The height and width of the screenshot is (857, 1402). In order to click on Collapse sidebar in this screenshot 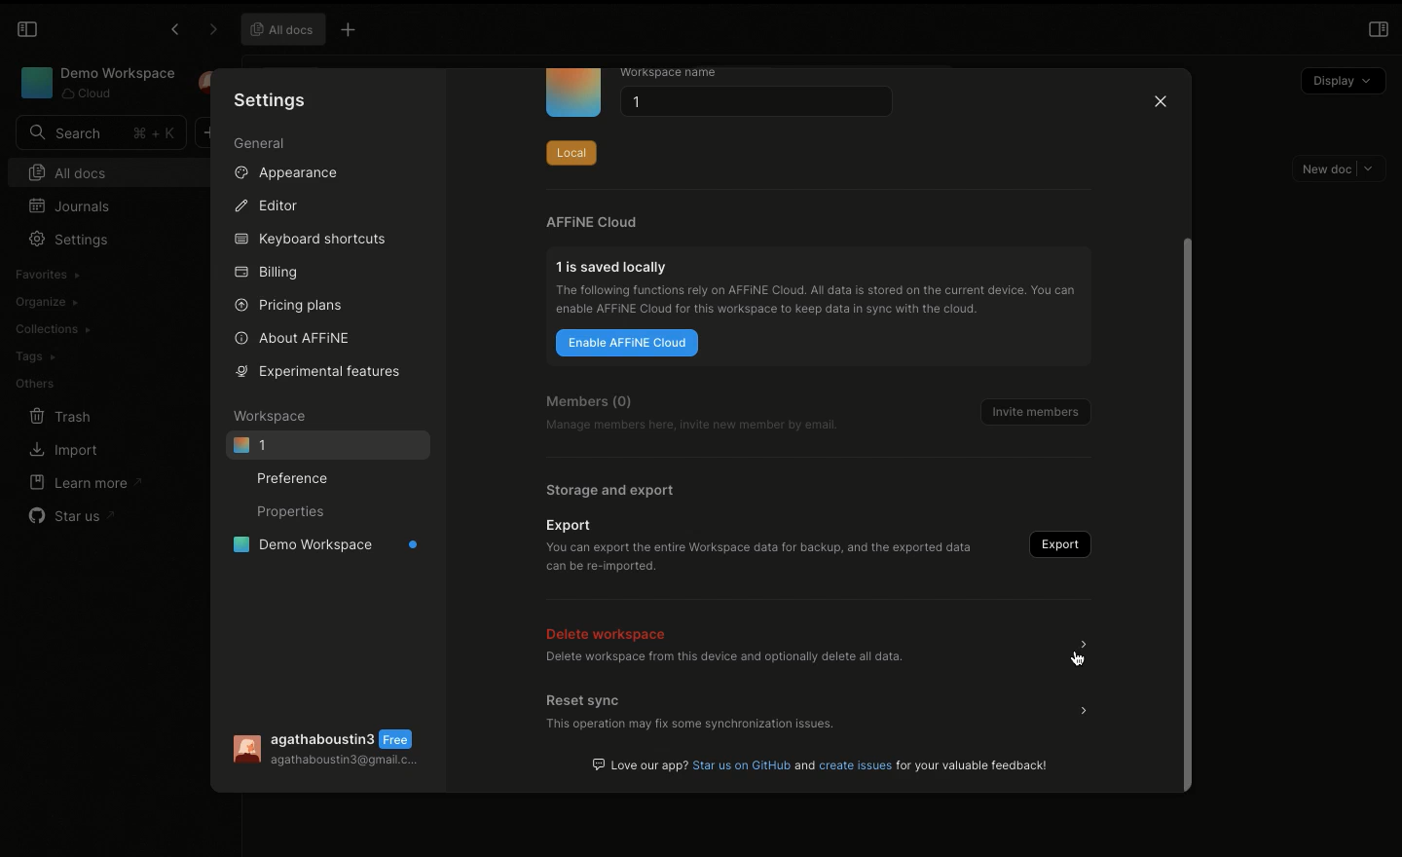, I will do `click(27, 29)`.